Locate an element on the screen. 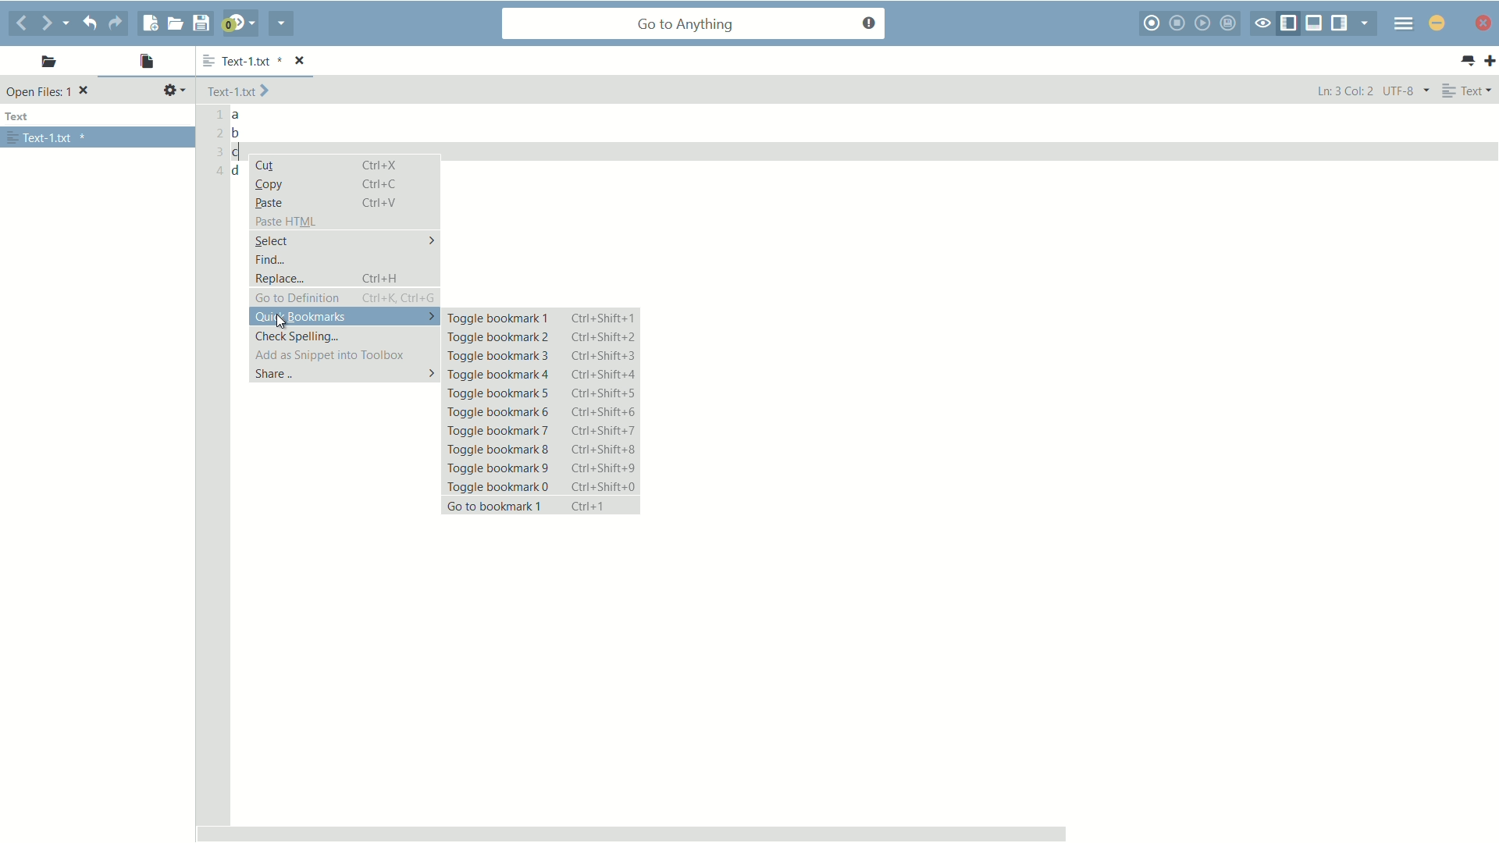  Text-1.txt * is located at coordinates (264, 60).